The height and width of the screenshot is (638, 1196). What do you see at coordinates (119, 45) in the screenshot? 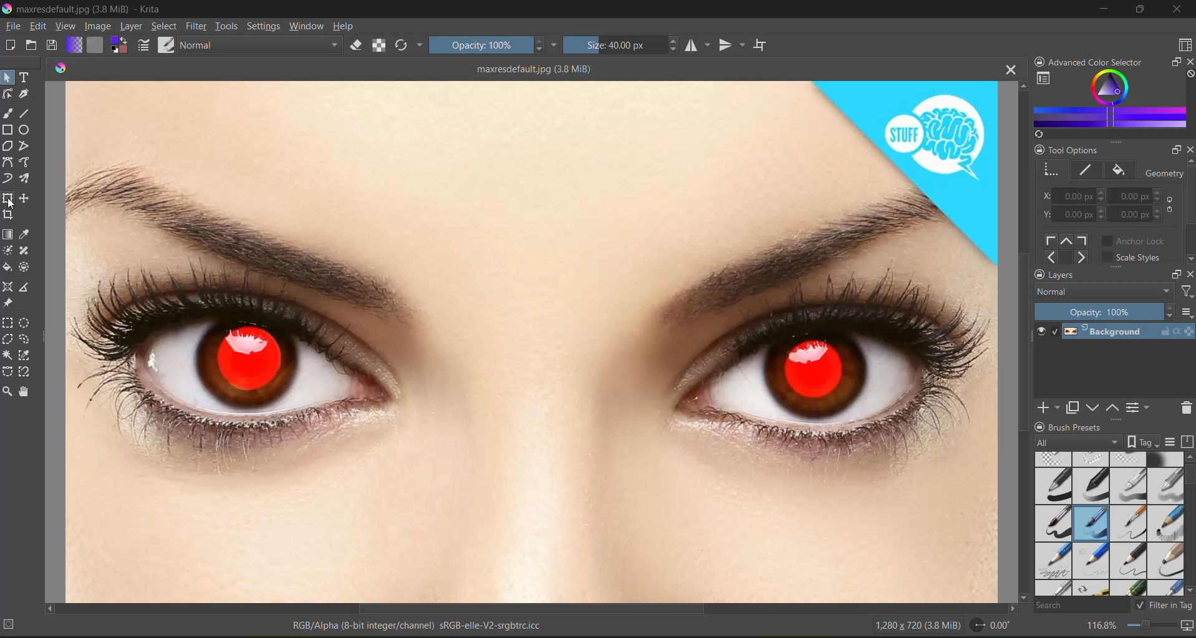
I see `swap foreground background color` at bounding box center [119, 45].